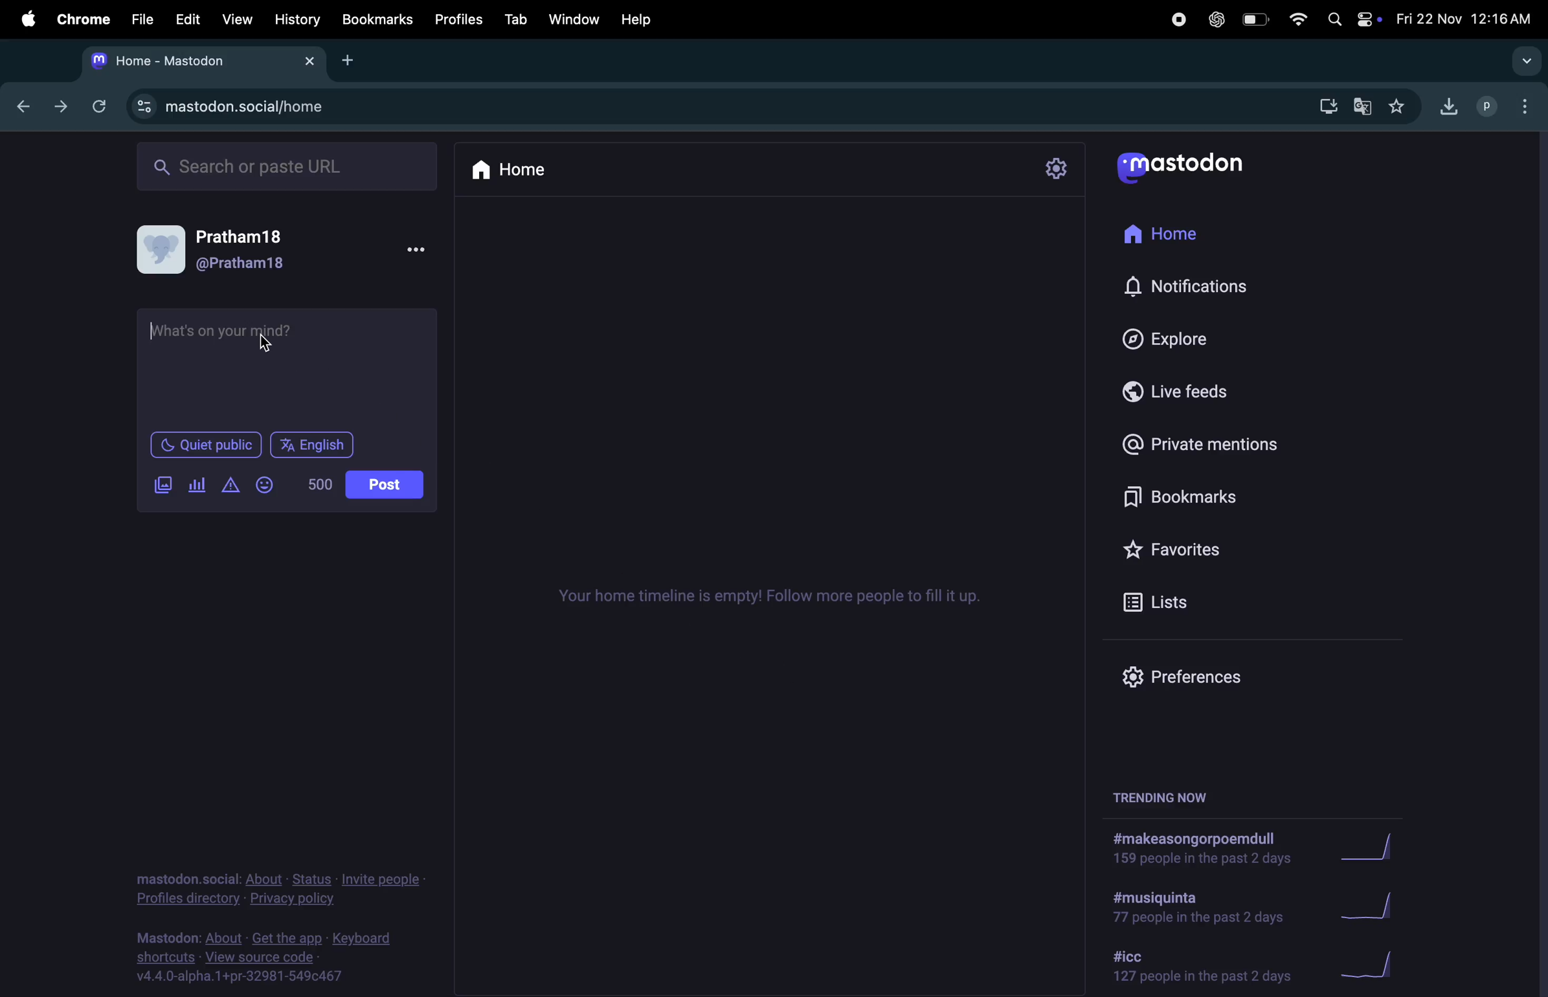 Image resolution: width=1548 pixels, height=997 pixels. What do you see at coordinates (203, 445) in the screenshot?
I see `quiet place` at bounding box center [203, 445].